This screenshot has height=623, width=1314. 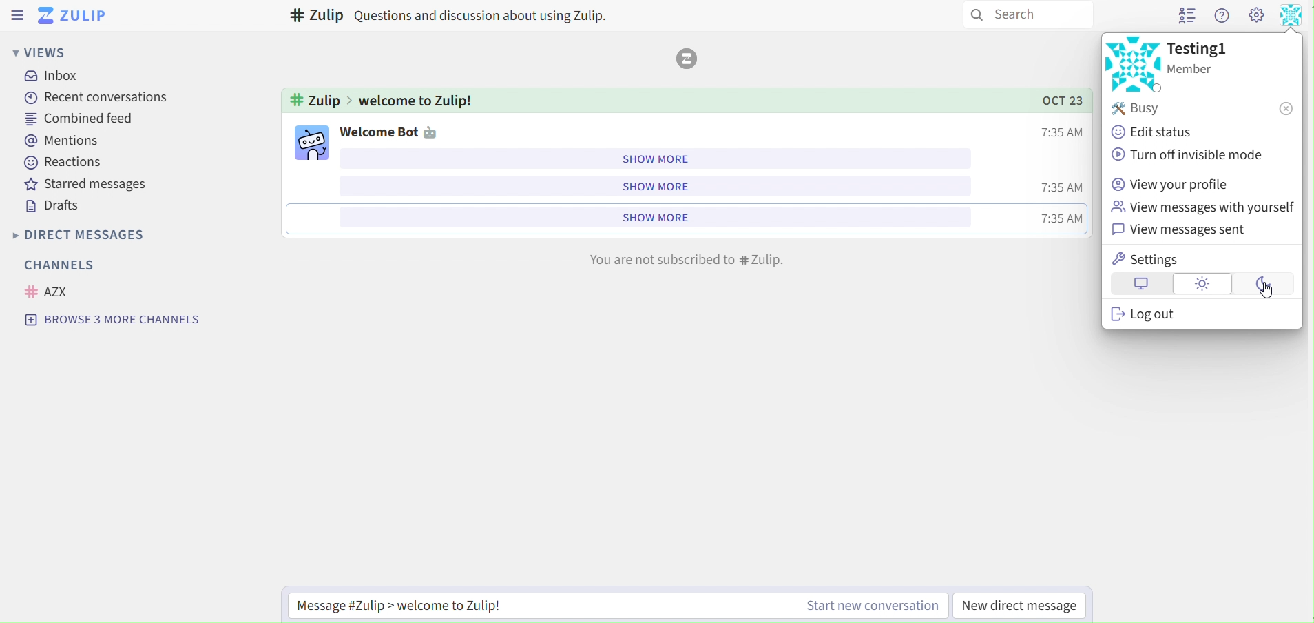 I want to click on settings, so click(x=1149, y=259).